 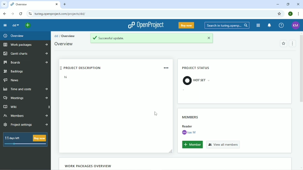 I want to click on Modules, so click(x=258, y=25).